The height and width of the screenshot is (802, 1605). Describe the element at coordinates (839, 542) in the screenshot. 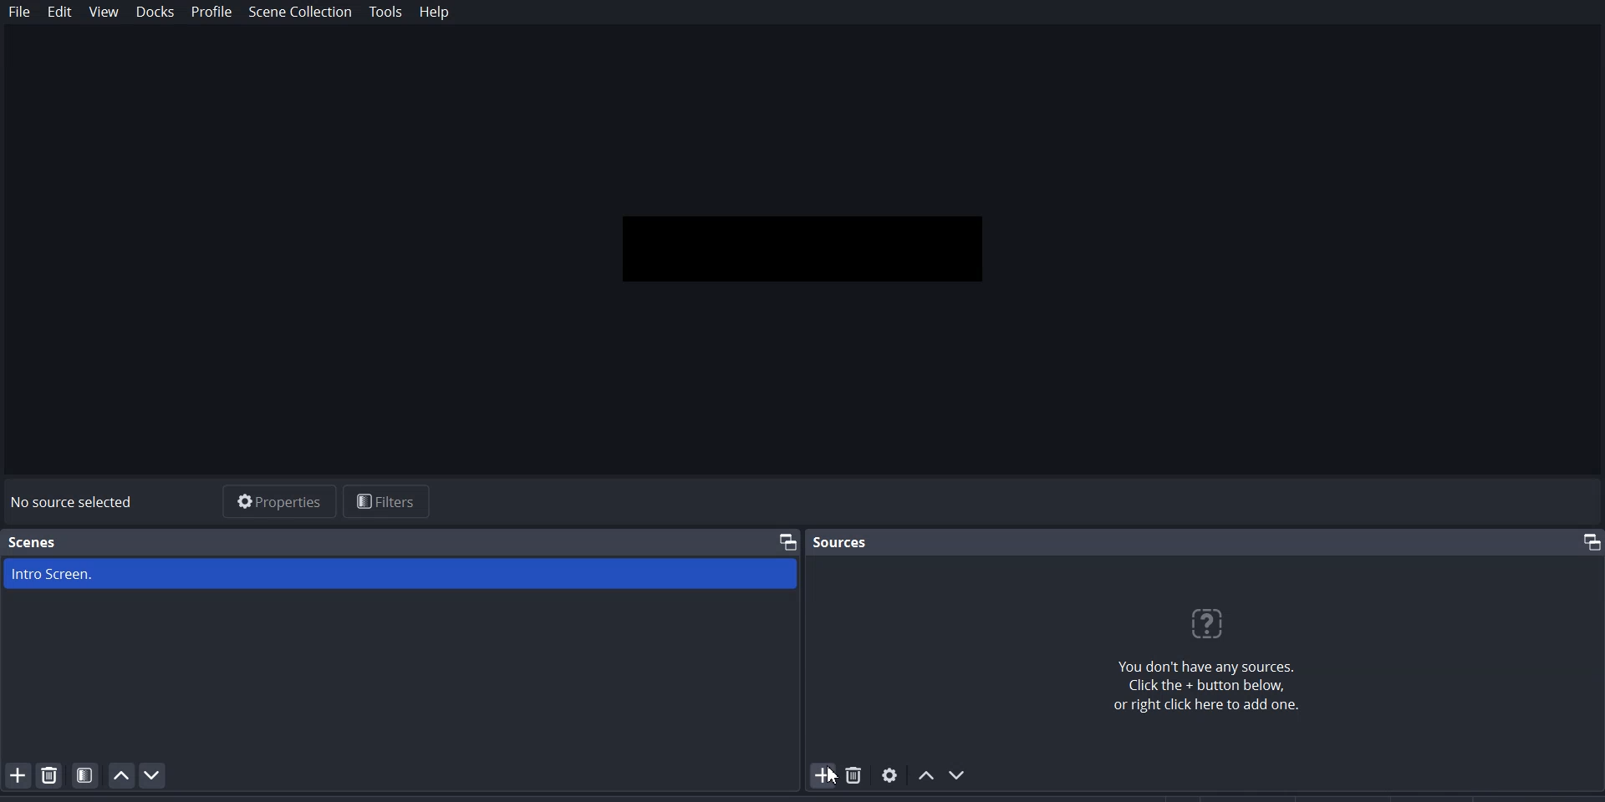

I see `Source` at that location.